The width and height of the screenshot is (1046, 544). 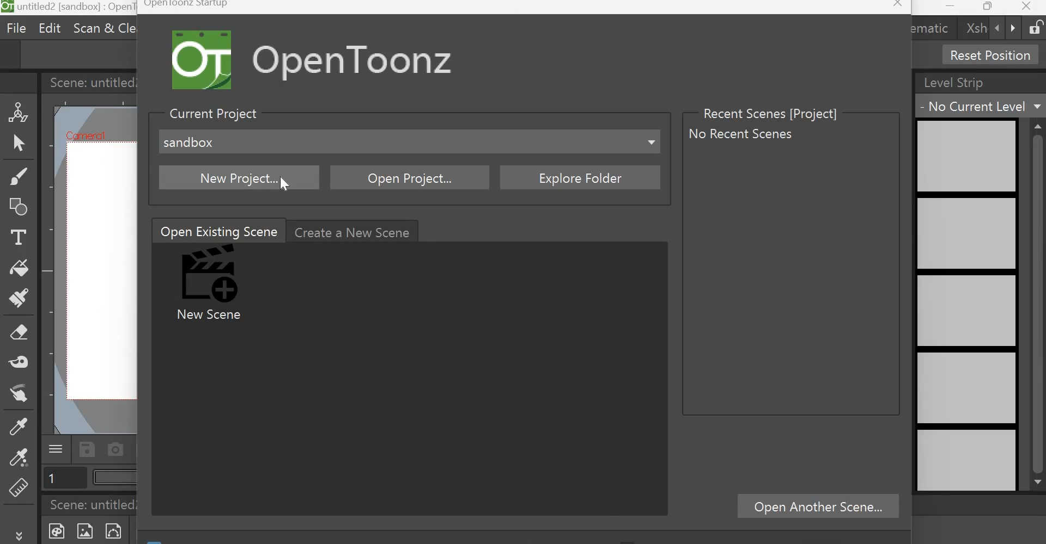 I want to click on Explore folder, so click(x=579, y=176).